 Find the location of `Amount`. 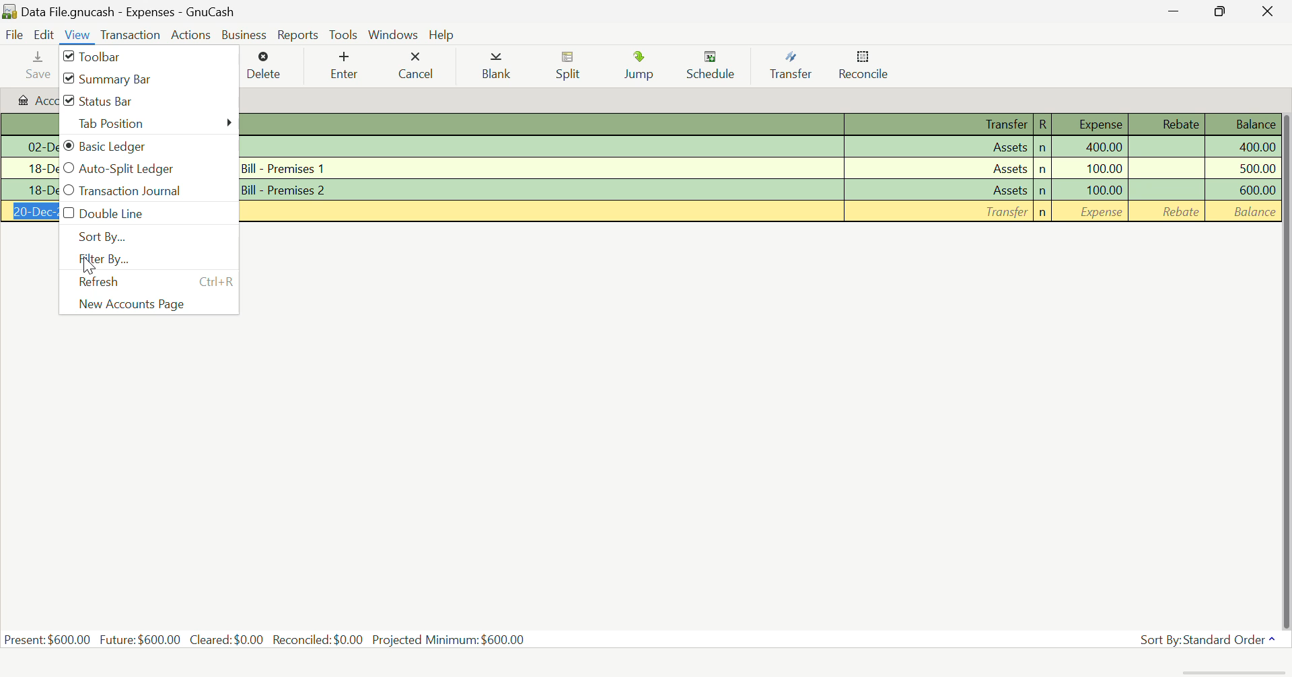

Amount is located at coordinates (1242, 170).